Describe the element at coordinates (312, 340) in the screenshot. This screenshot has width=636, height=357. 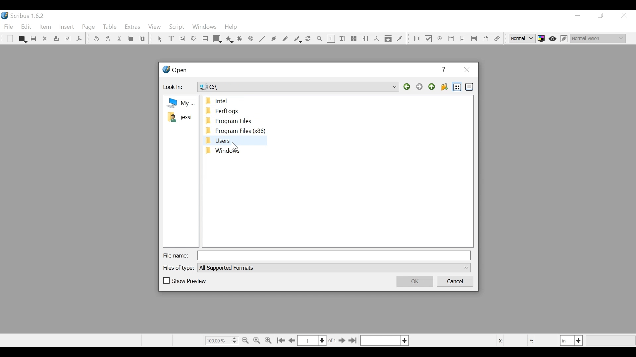
I see `Current Page` at that location.